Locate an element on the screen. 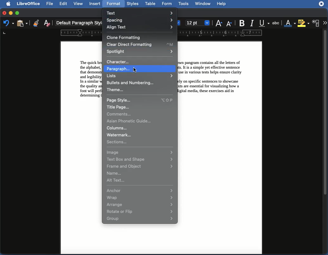 This screenshot has height=255, width=328. Clear  is located at coordinates (47, 23).